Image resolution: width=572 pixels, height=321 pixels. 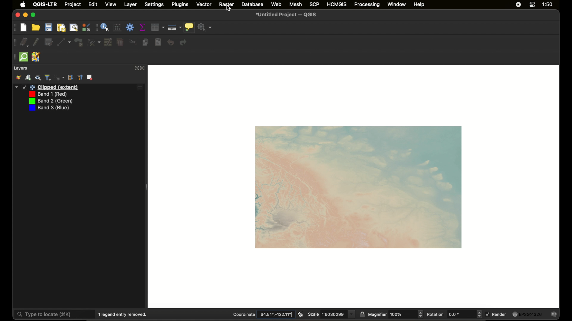 What do you see at coordinates (96, 28) in the screenshot?
I see `drag handle` at bounding box center [96, 28].